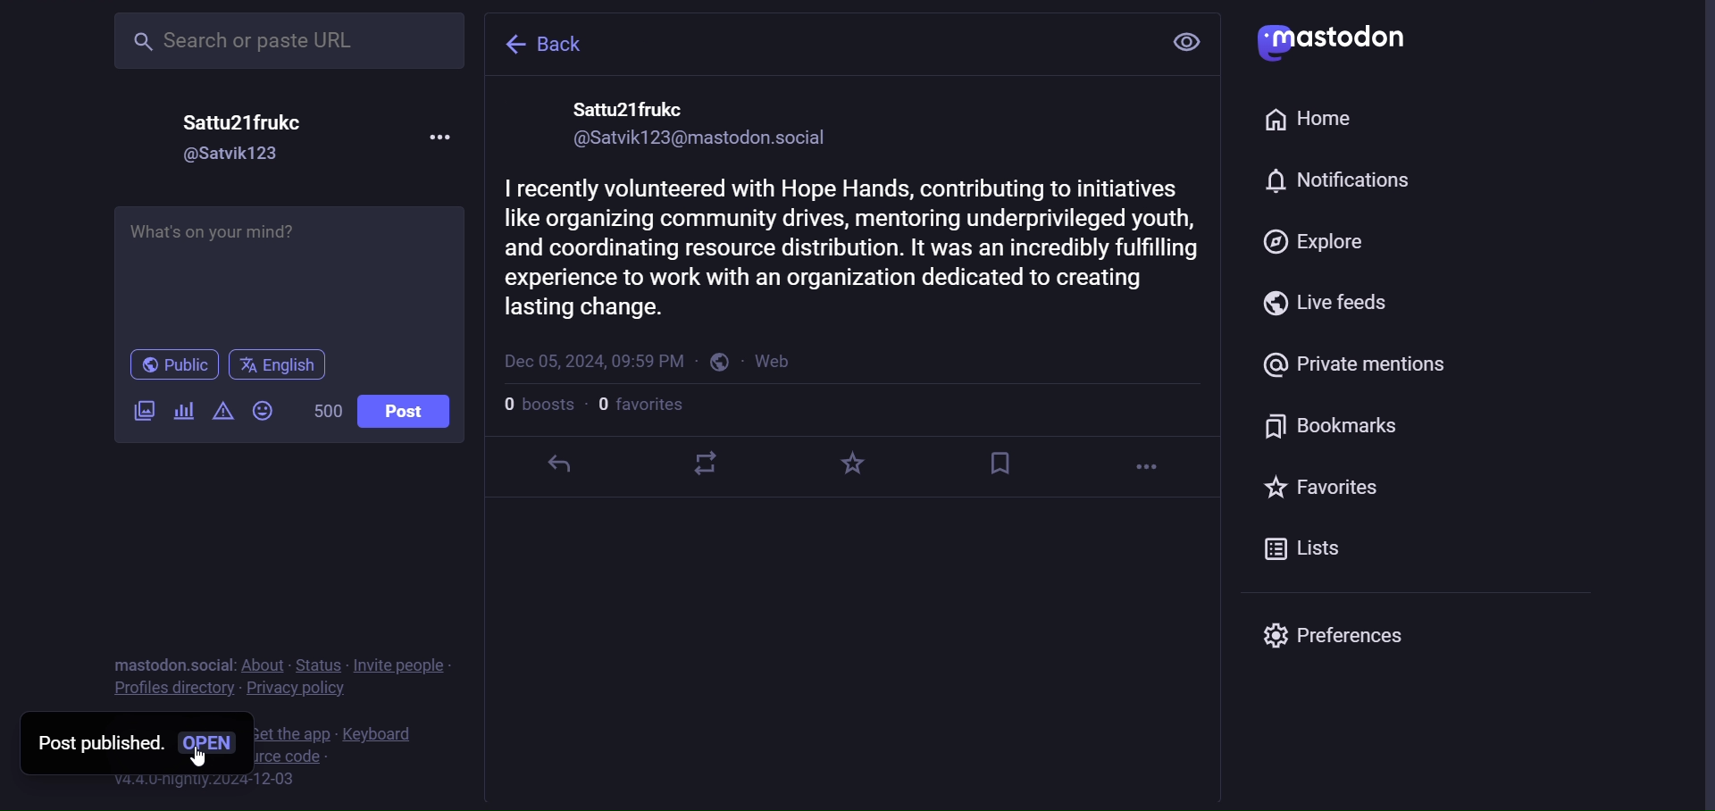  What do you see at coordinates (170, 662) in the screenshot?
I see `mastodon social` at bounding box center [170, 662].